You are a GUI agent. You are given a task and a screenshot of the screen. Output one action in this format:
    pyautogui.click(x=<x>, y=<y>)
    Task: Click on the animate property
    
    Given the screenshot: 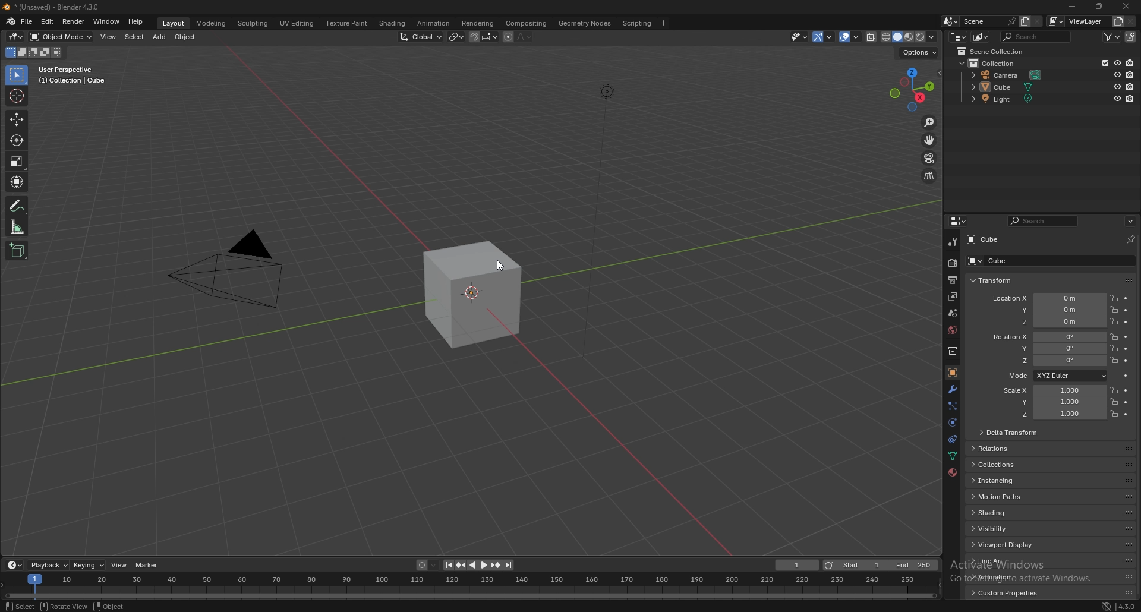 What is the action you would take?
    pyautogui.click(x=1127, y=360)
    